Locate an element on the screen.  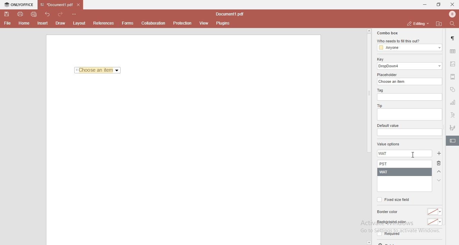
key is located at coordinates (380, 59).